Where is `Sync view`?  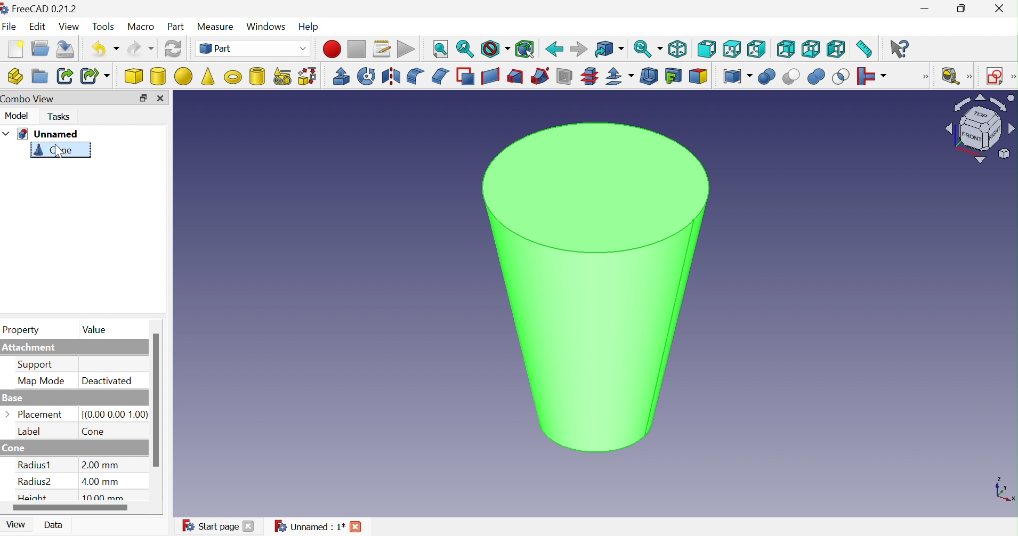 Sync view is located at coordinates (648, 48).